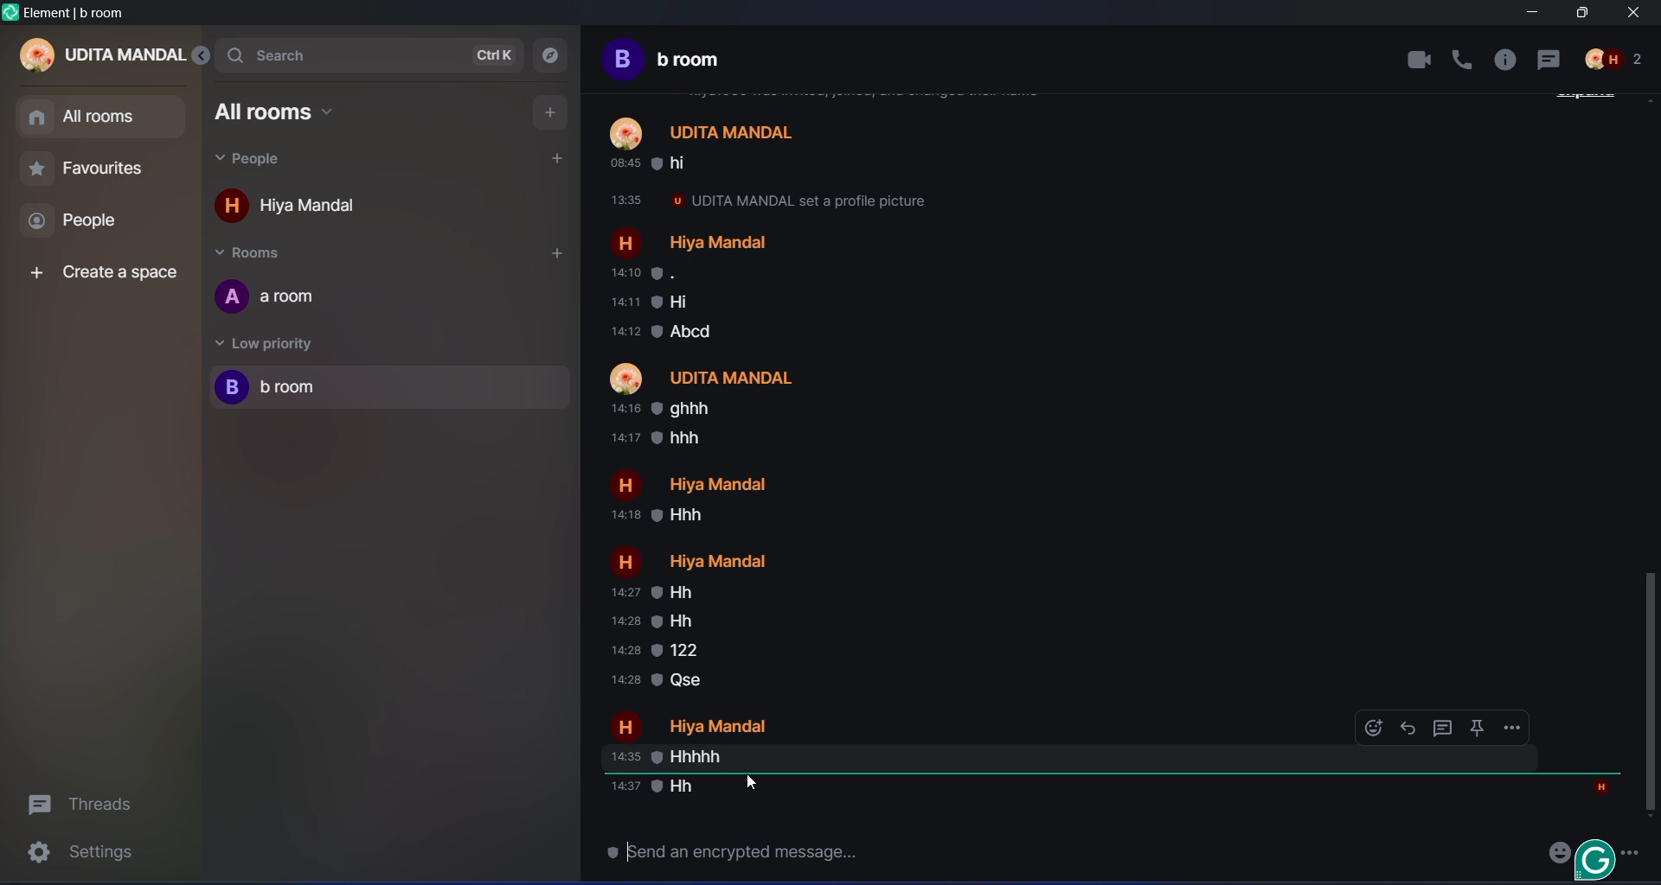 This screenshot has width=1661, height=885. Describe the element at coordinates (1636, 850) in the screenshot. I see `More option` at that location.